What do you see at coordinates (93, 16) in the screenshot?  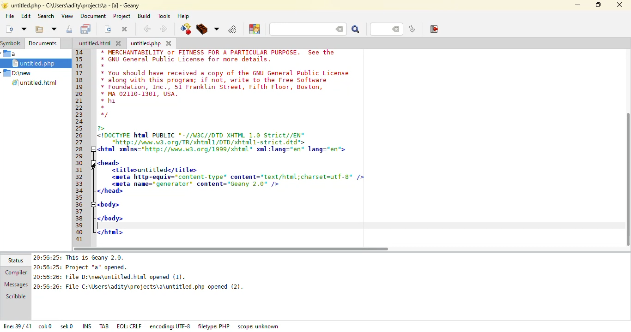 I see `document` at bounding box center [93, 16].